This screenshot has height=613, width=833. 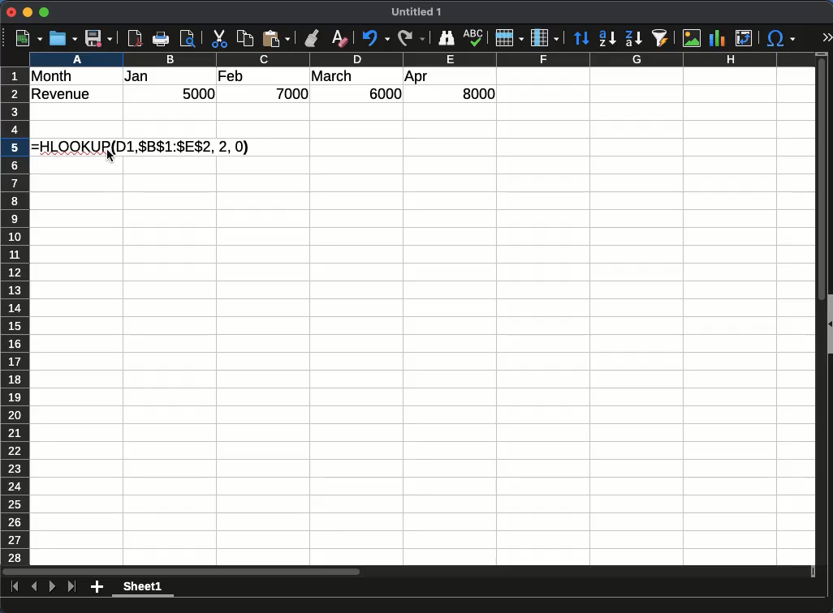 I want to click on maximize, so click(x=44, y=12).